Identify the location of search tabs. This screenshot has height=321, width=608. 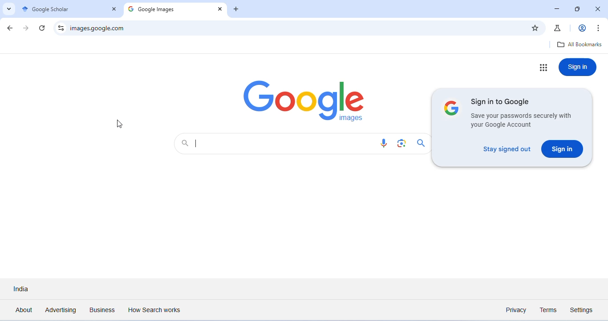
(8, 9).